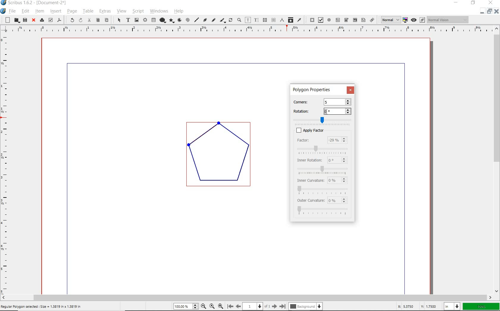  Describe the element at coordinates (186, 306) in the screenshot. I see `100%` at that location.